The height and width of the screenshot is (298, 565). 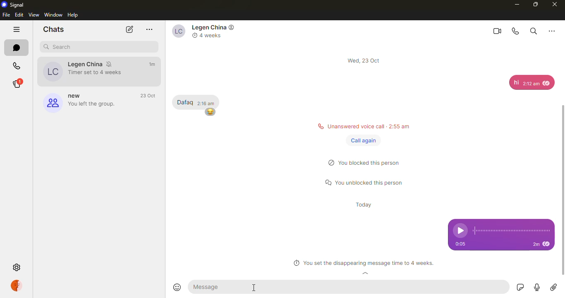 I want to click on happy emoji, so click(x=210, y=112).